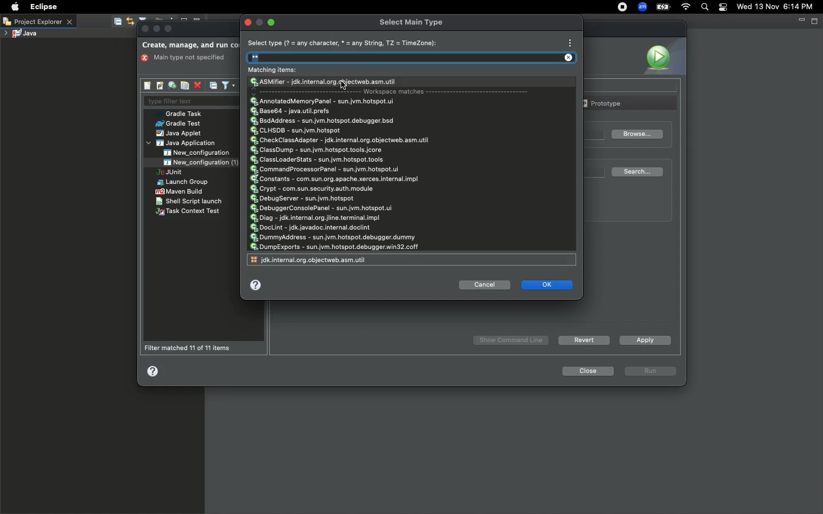 The image size is (823, 514). I want to click on Base64 - java.util.prefs, so click(293, 111).